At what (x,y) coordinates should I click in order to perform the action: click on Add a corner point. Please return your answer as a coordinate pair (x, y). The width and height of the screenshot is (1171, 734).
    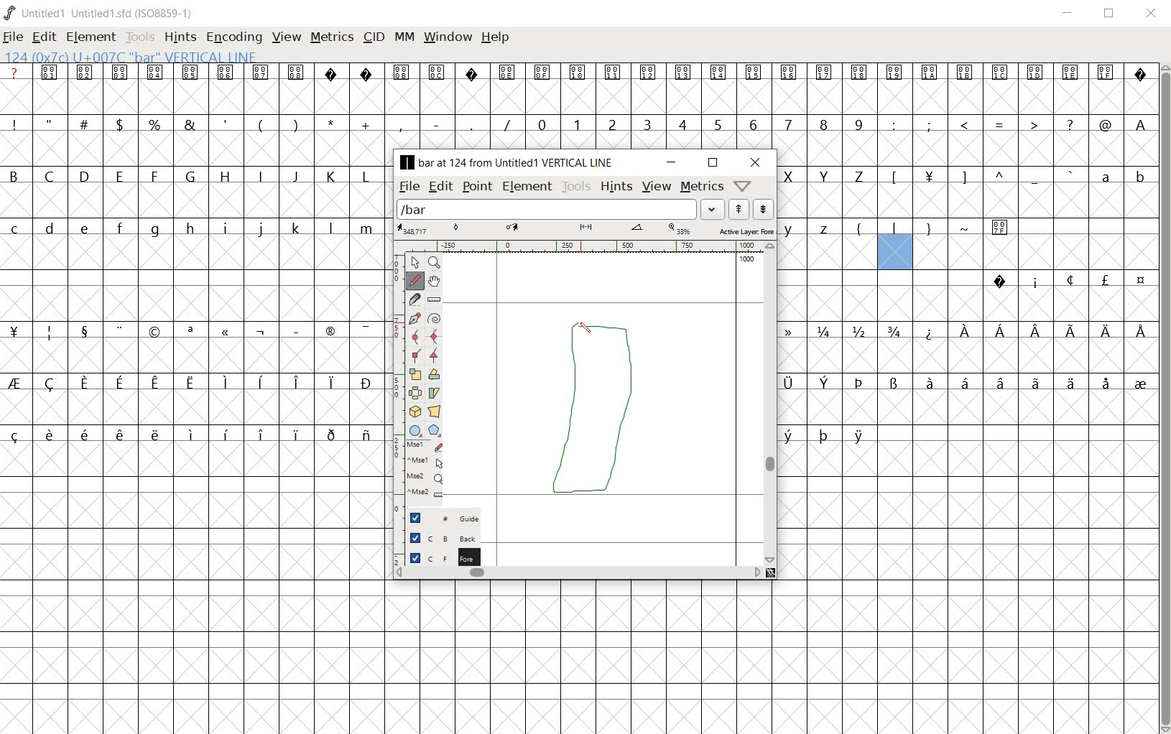
    Looking at the image, I should click on (435, 356).